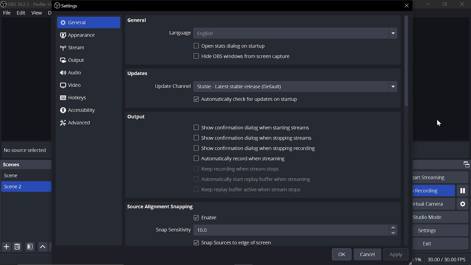 Image resolution: width=471 pixels, height=265 pixels. What do you see at coordinates (407, 6) in the screenshot?
I see `close` at bounding box center [407, 6].